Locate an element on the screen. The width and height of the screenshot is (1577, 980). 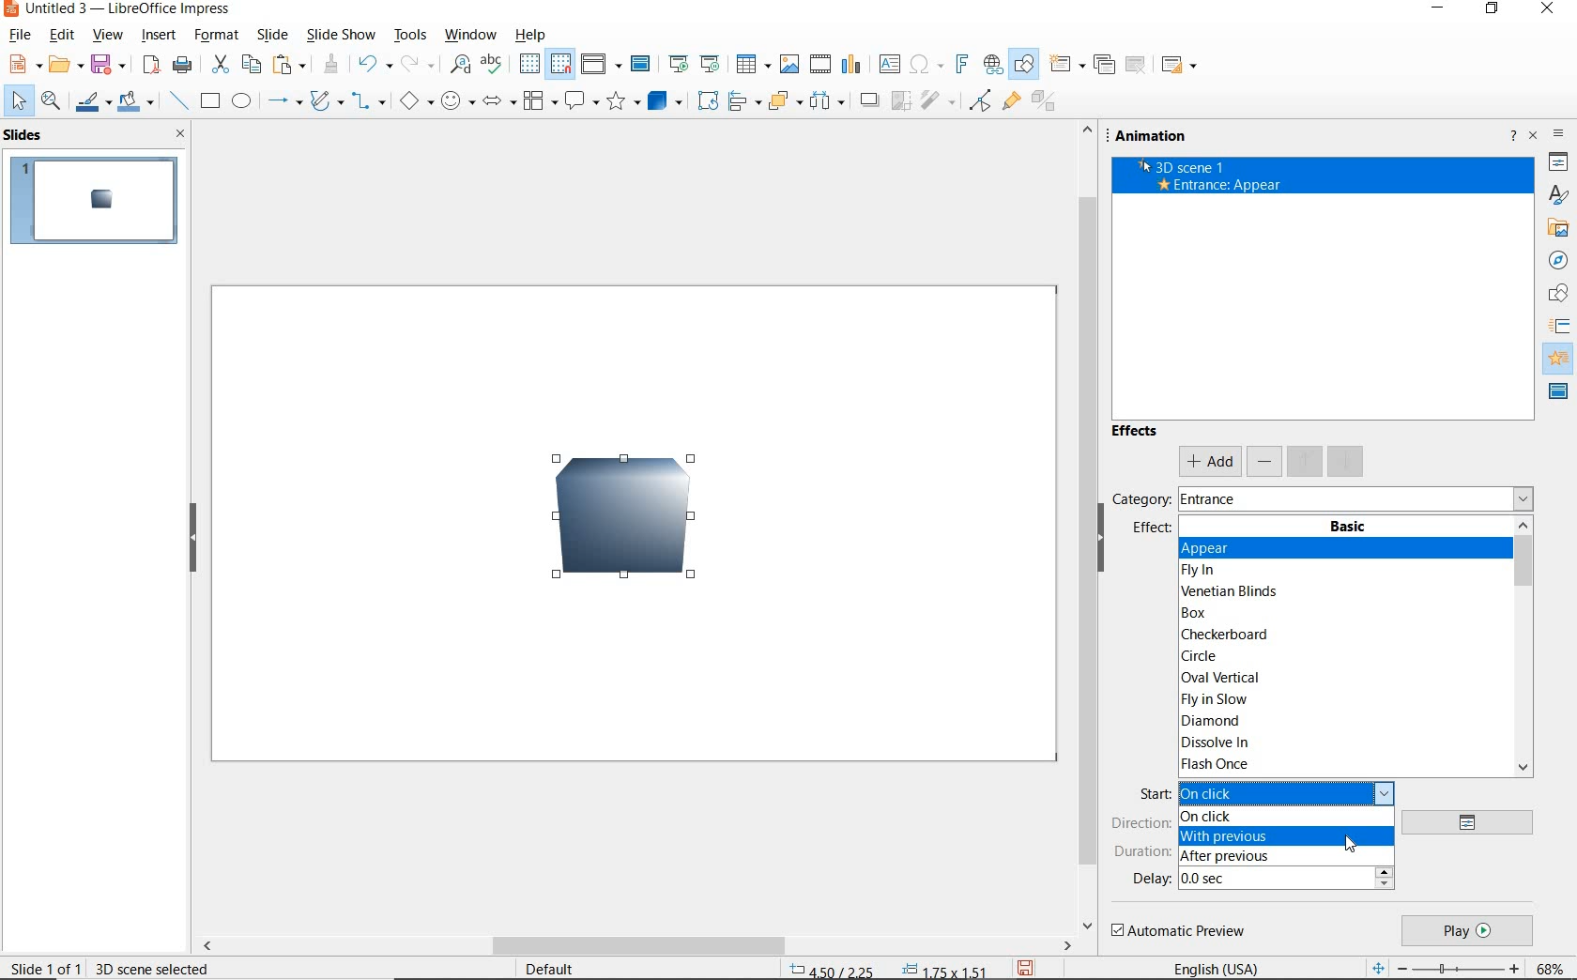
insert image is located at coordinates (792, 65).